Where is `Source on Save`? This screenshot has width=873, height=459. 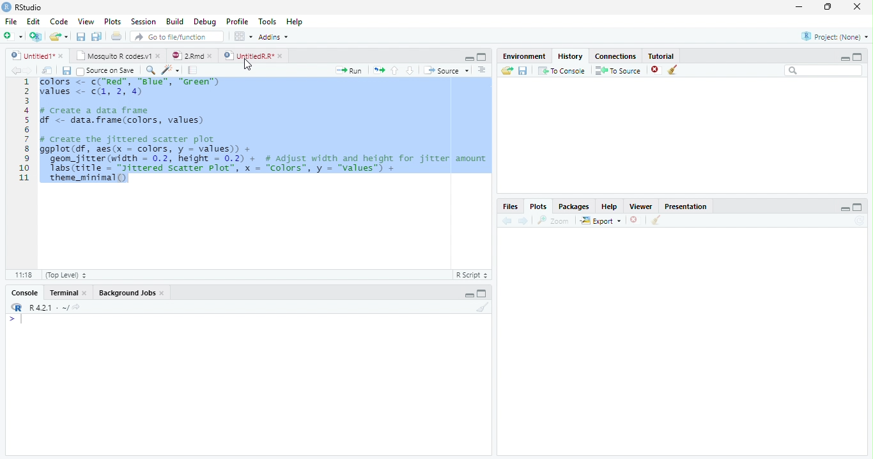 Source on Save is located at coordinates (107, 71).